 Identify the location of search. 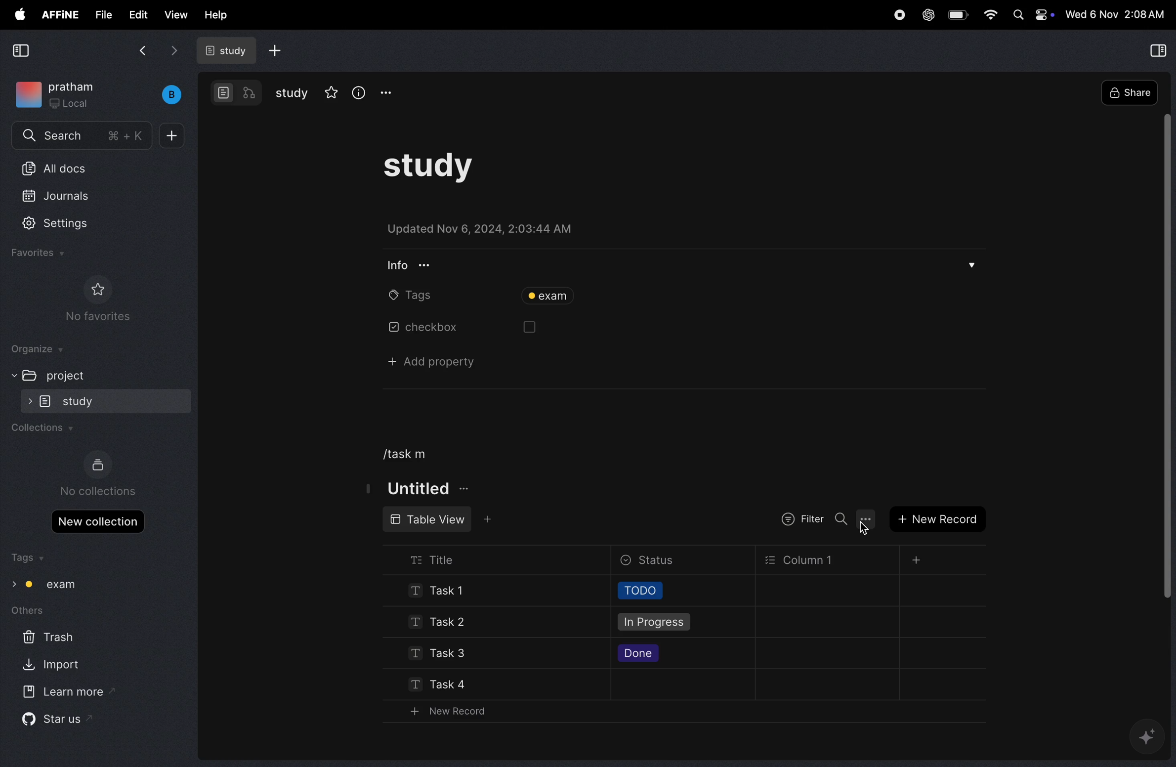
(82, 136).